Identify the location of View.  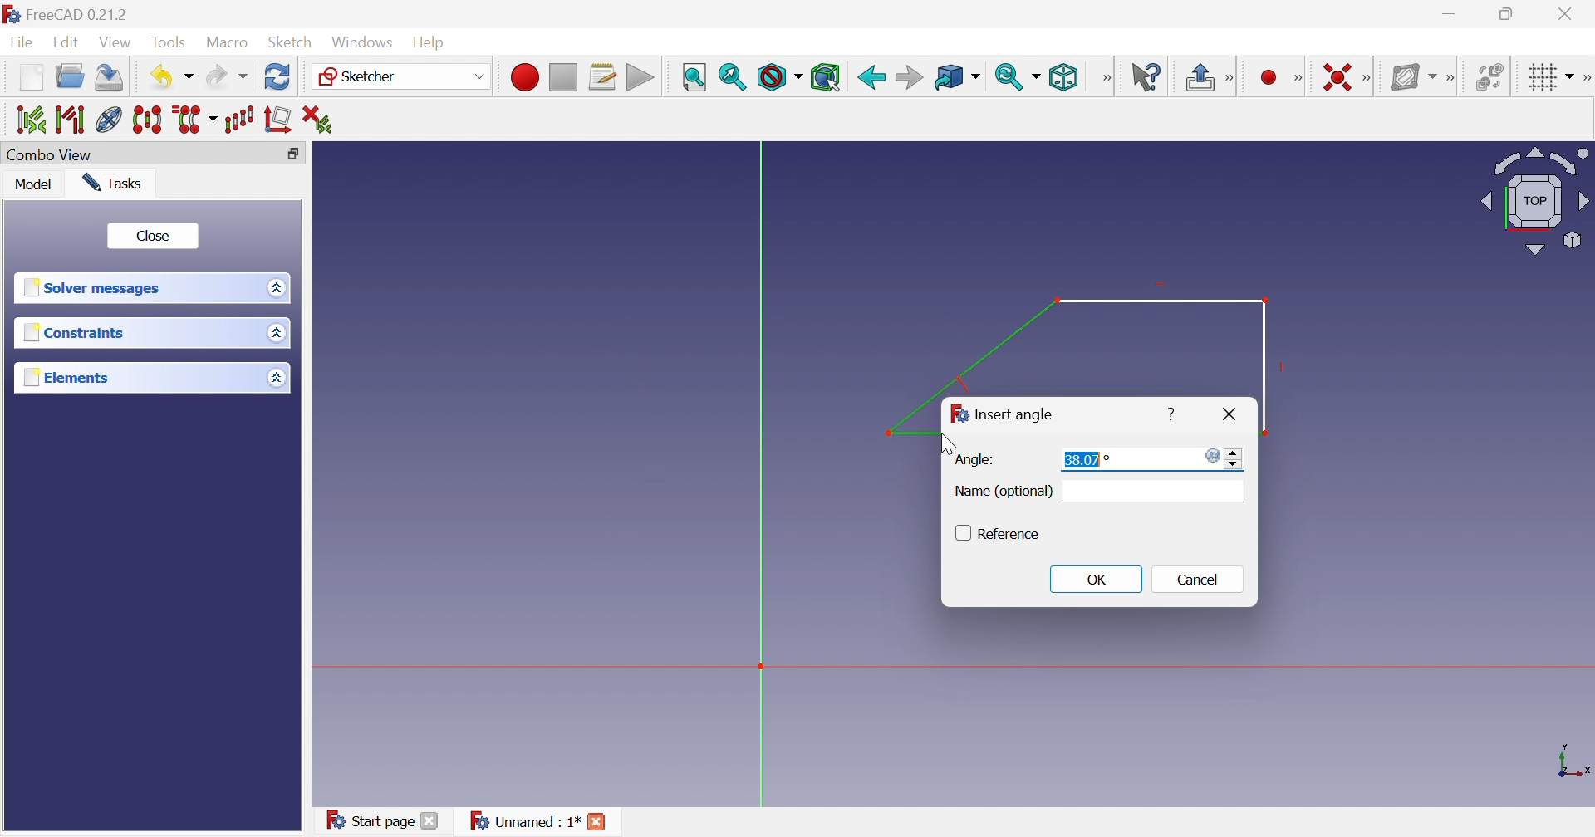
(116, 42).